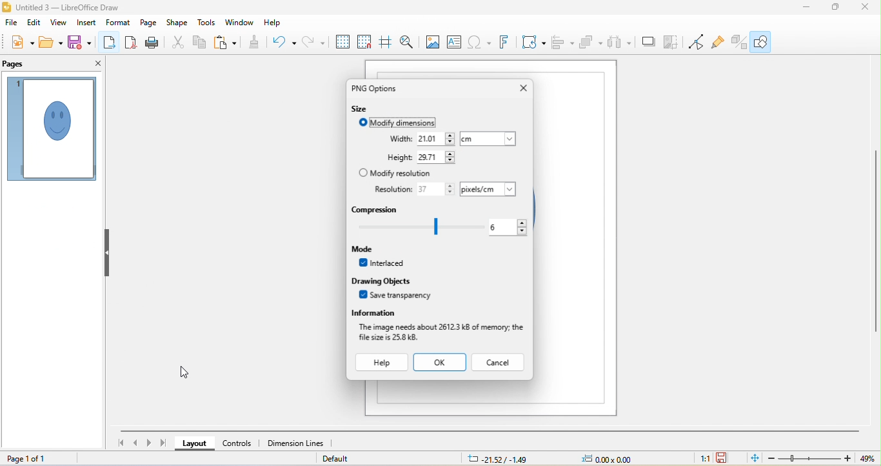 This screenshot has width=881, height=466. What do you see at coordinates (57, 23) in the screenshot?
I see `view` at bounding box center [57, 23].